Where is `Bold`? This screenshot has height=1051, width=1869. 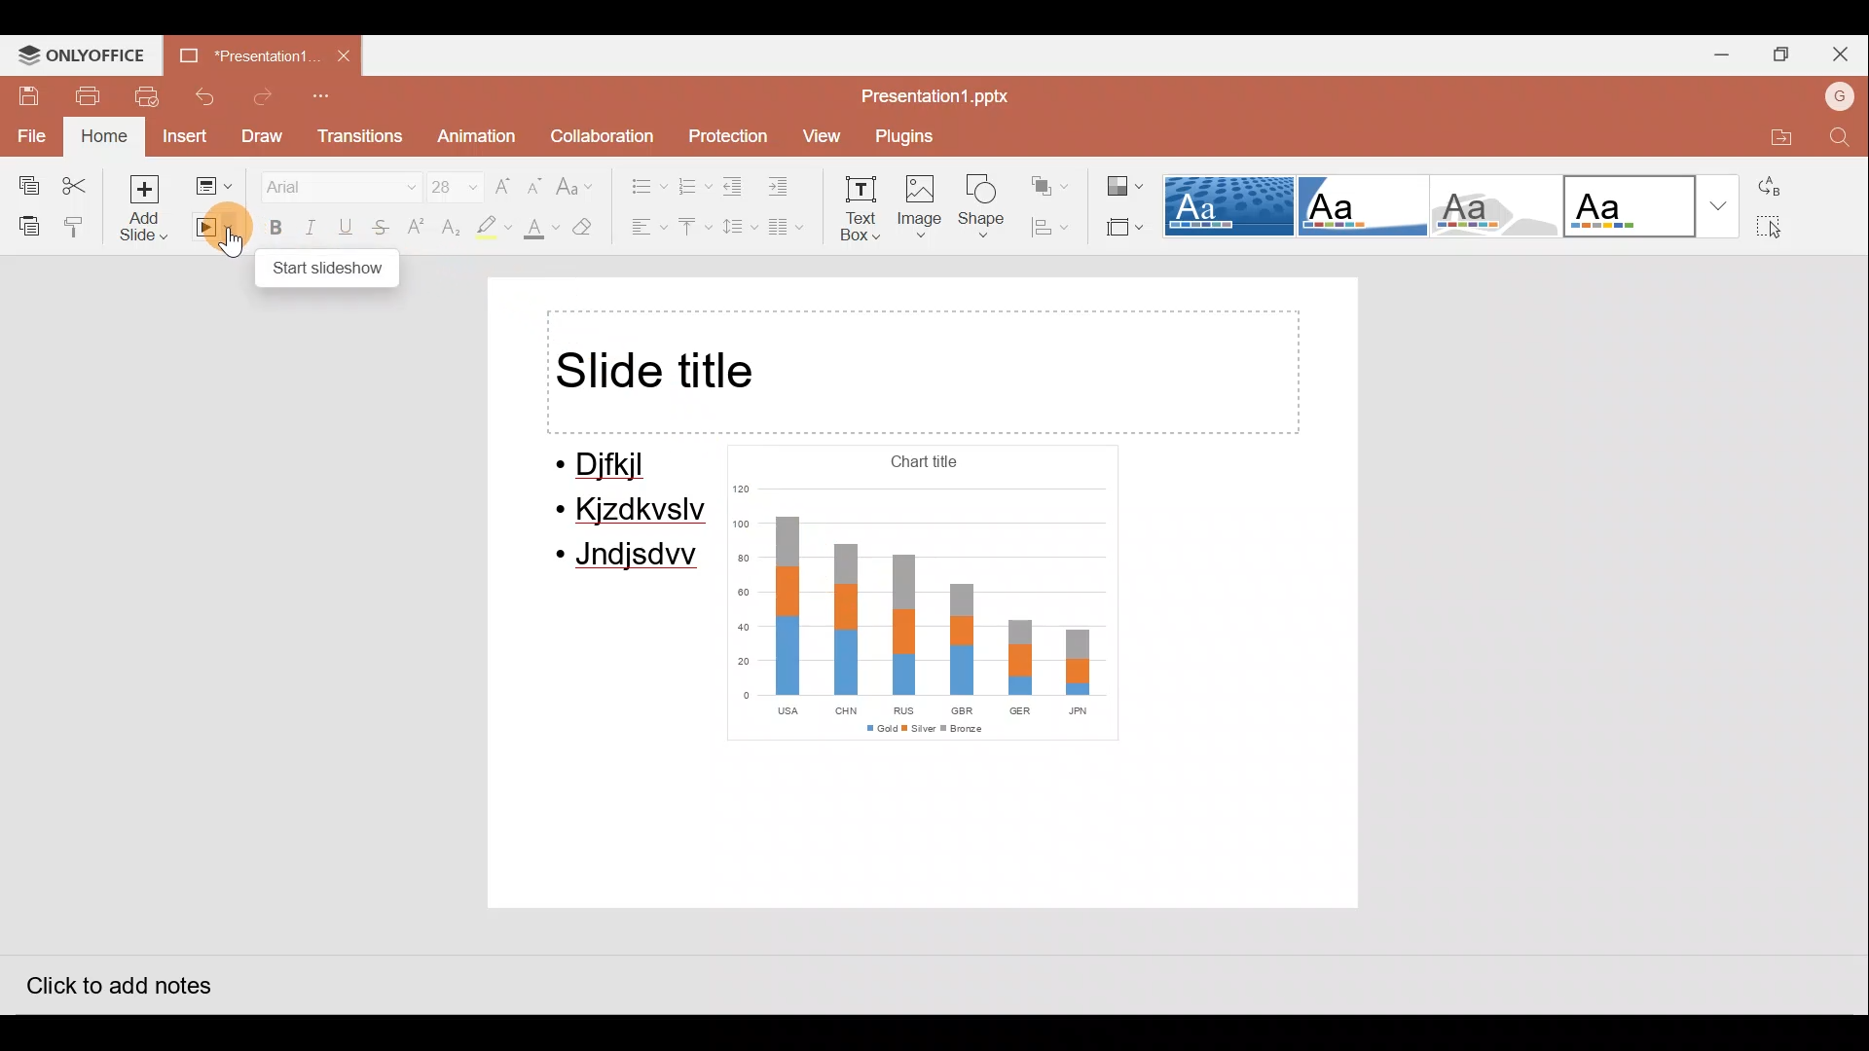
Bold is located at coordinates (270, 226).